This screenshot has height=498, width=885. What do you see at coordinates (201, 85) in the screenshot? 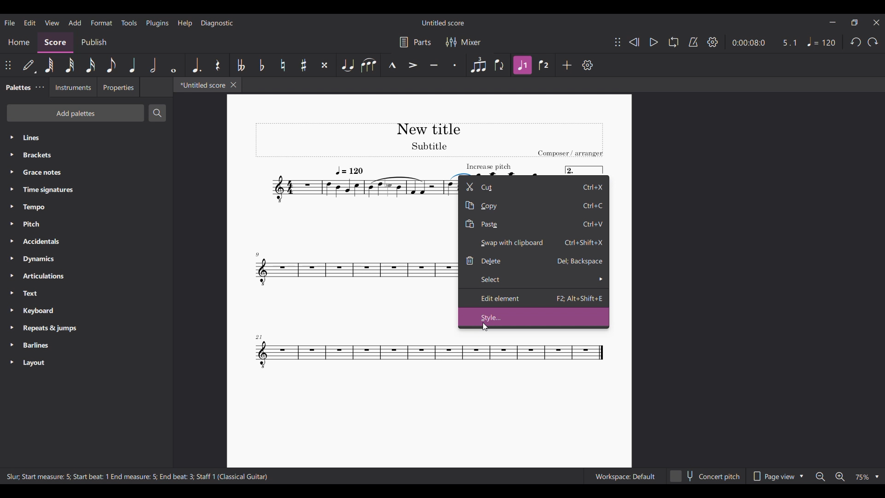
I see `*Untitled score, current tab` at bounding box center [201, 85].